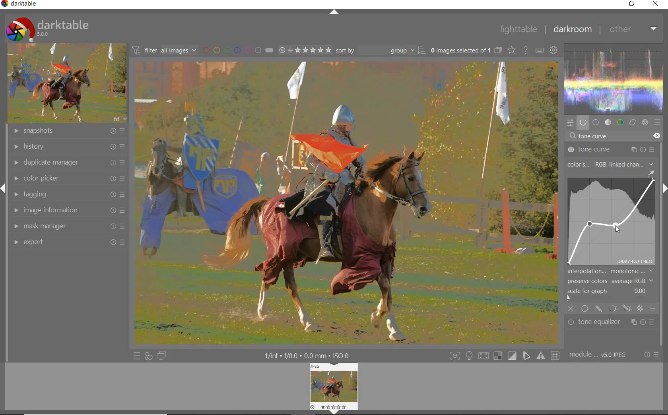 This screenshot has height=415, width=668. What do you see at coordinates (47, 27) in the screenshot?
I see `darktable` at bounding box center [47, 27].